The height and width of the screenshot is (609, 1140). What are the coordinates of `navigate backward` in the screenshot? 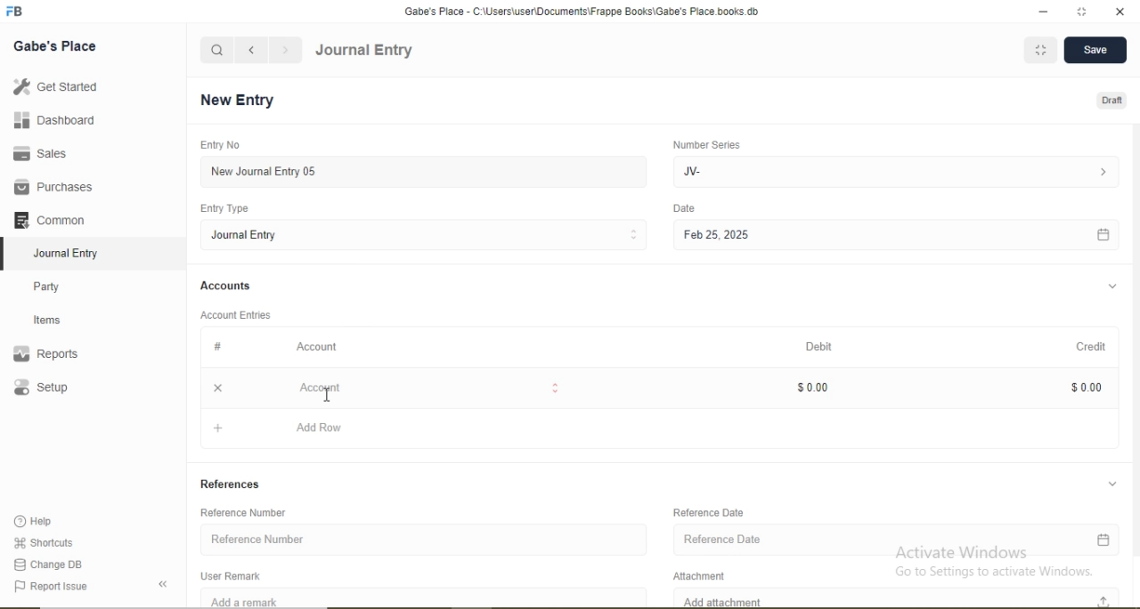 It's located at (250, 50).